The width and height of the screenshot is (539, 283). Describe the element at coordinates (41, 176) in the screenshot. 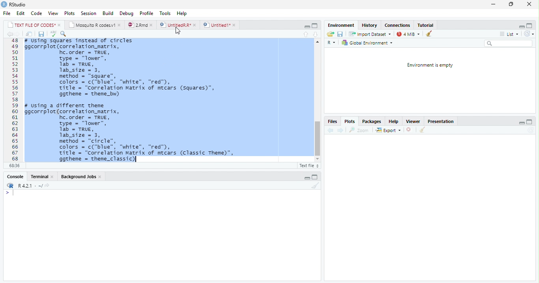

I see `Terminal` at that location.